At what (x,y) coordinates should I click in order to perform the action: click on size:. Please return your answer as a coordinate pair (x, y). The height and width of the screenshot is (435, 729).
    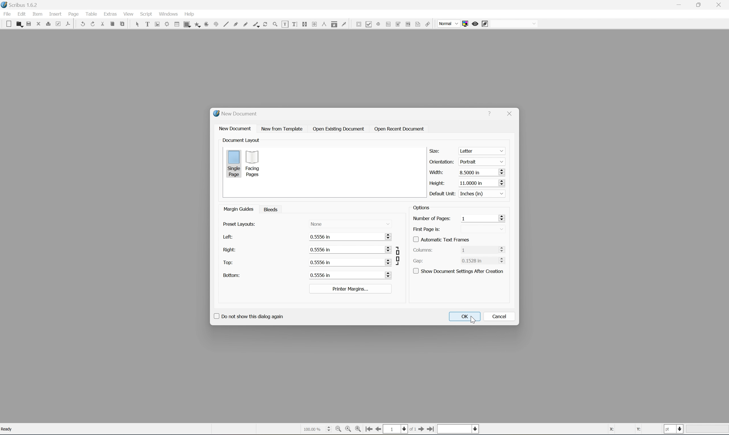
    Looking at the image, I should click on (436, 150).